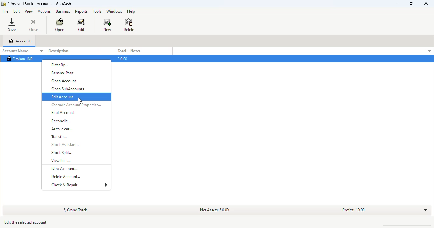 The height and width of the screenshot is (228, 434). I want to click on close, so click(426, 3).